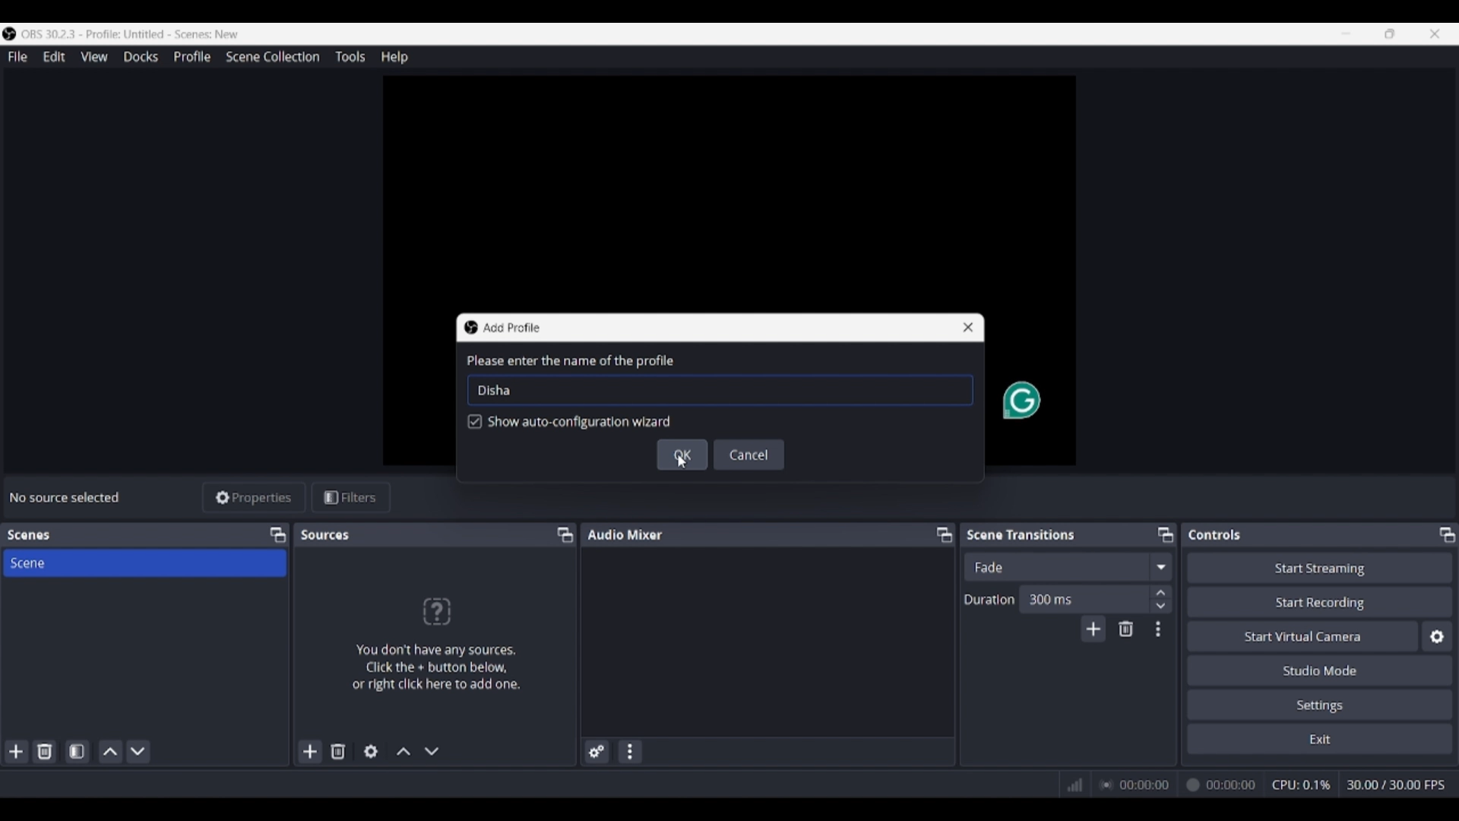 This screenshot has height=821, width=1459. Describe the element at coordinates (1021, 401) in the screenshot. I see `Grammarly extension activated` at that location.